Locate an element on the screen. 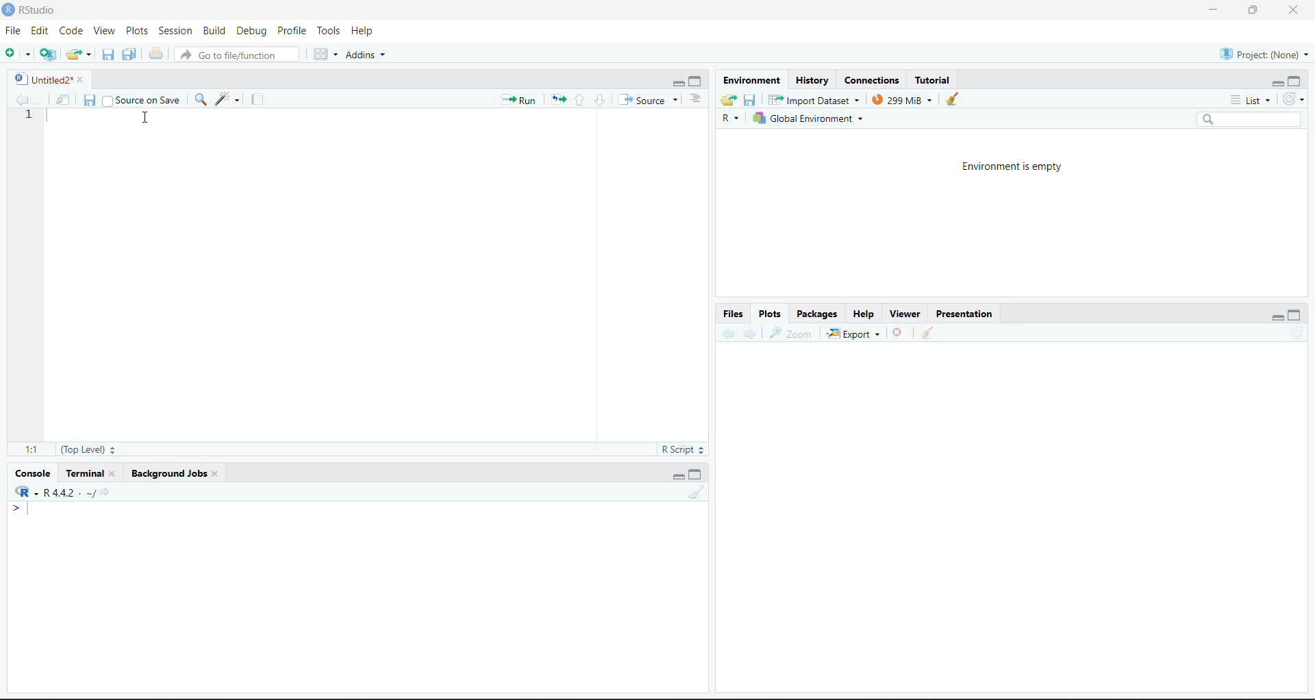  list is located at coordinates (1253, 101).